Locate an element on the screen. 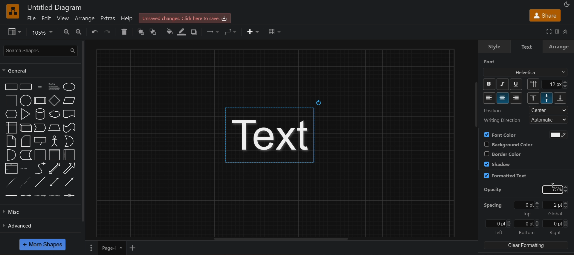 This screenshot has width=574, height=255. bold is located at coordinates (489, 84).